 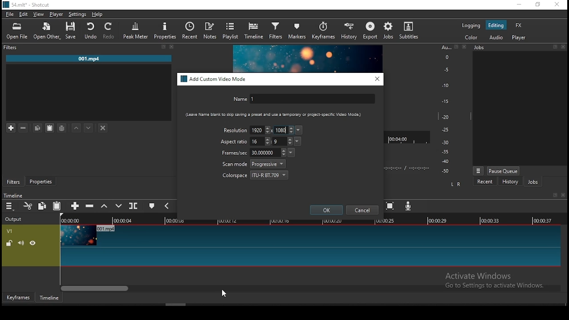 I want to click on L R, so click(x=457, y=184).